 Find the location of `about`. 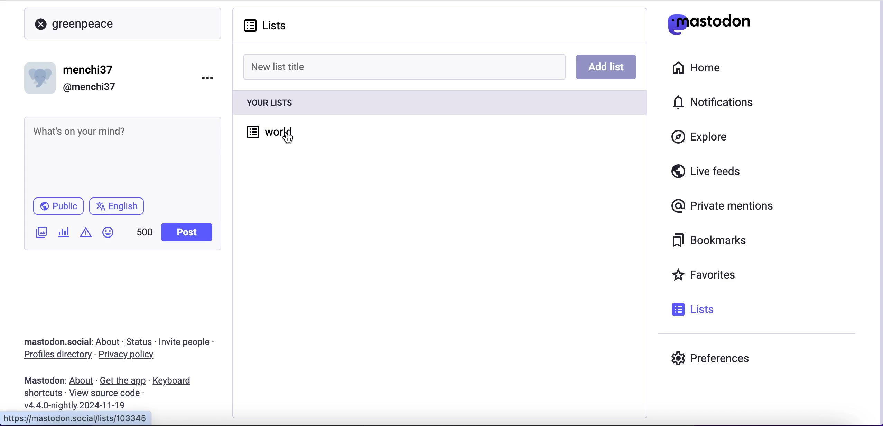

about is located at coordinates (109, 342).